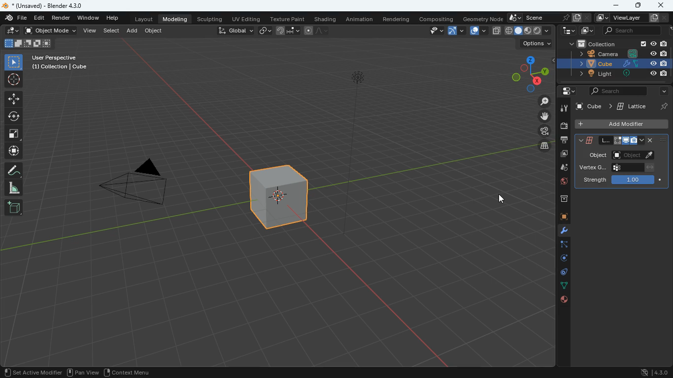  What do you see at coordinates (61, 18) in the screenshot?
I see `render` at bounding box center [61, 18].